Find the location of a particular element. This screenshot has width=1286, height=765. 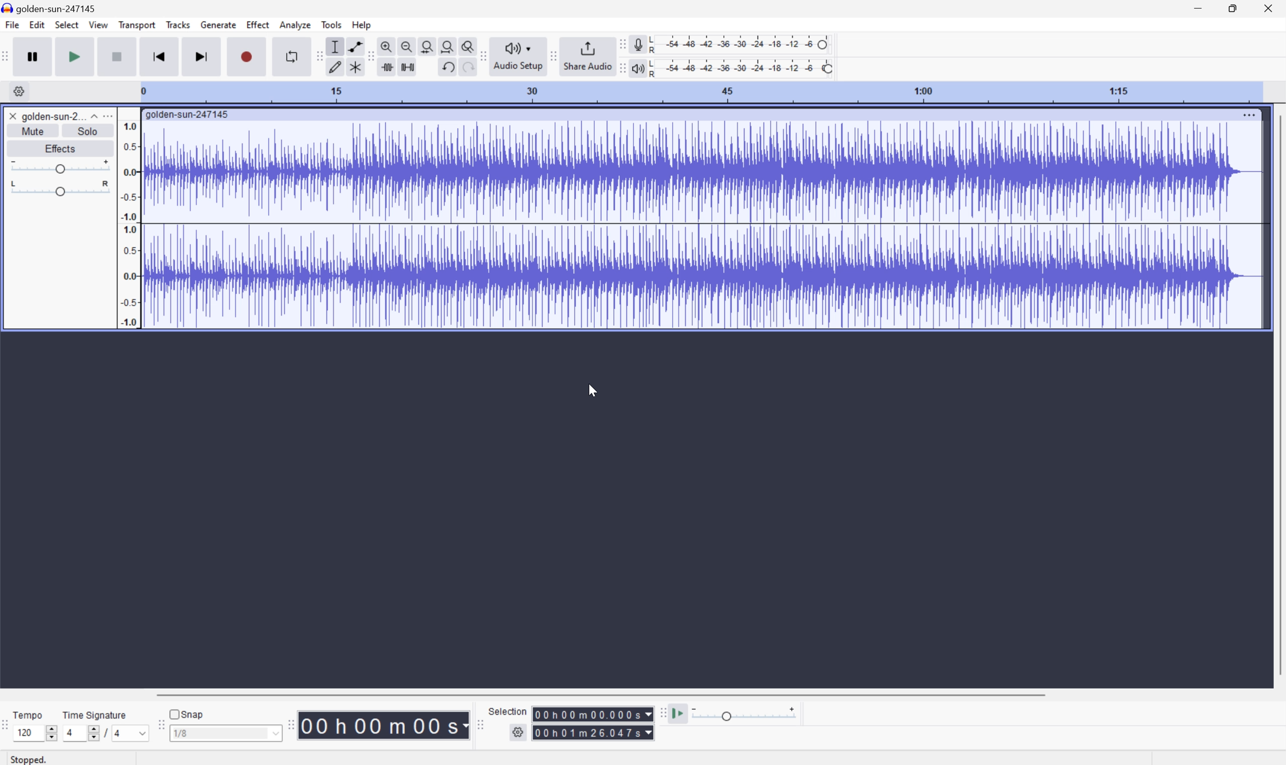

Fit selection to width is located at coordinates (427, 45).